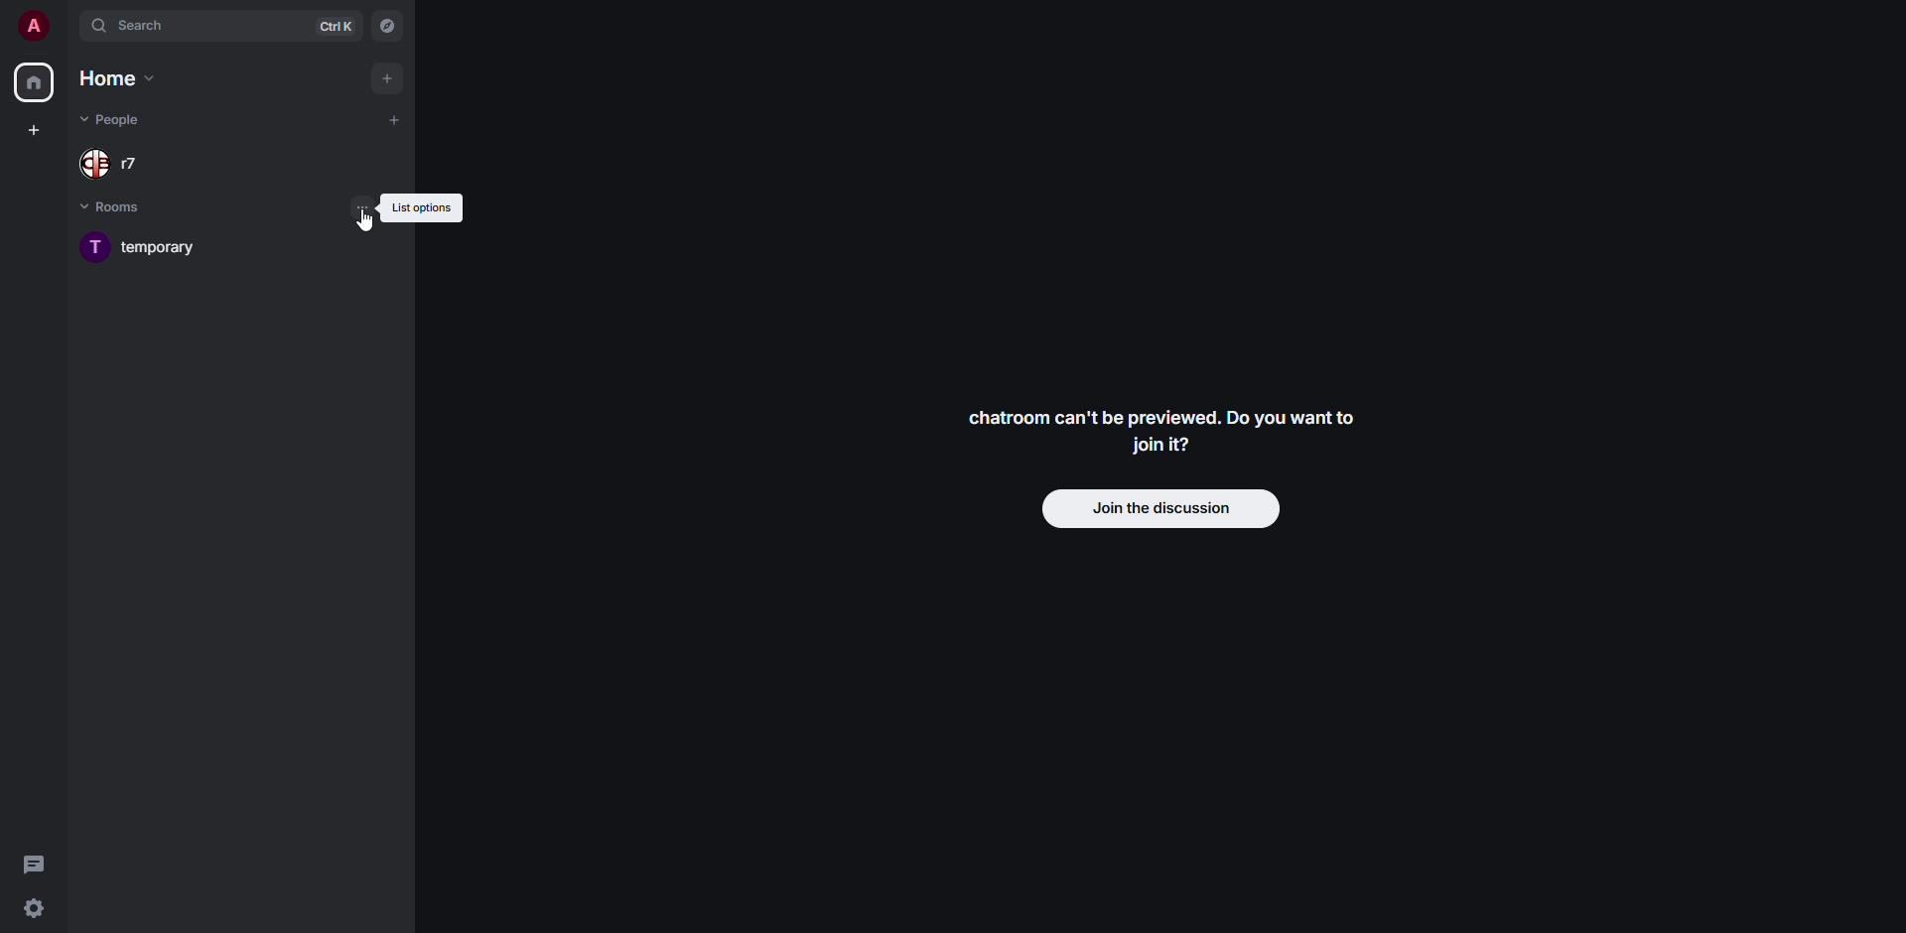  What do you see at coordinates (117, 117) in the screenshot?
I see `people` at bounding box center [117, 117].